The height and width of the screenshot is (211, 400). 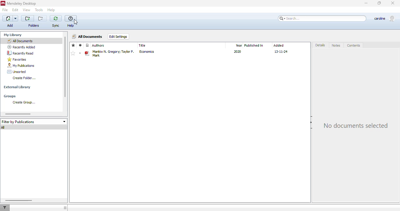 I want to click on 2020, so click(x=237, y=52).